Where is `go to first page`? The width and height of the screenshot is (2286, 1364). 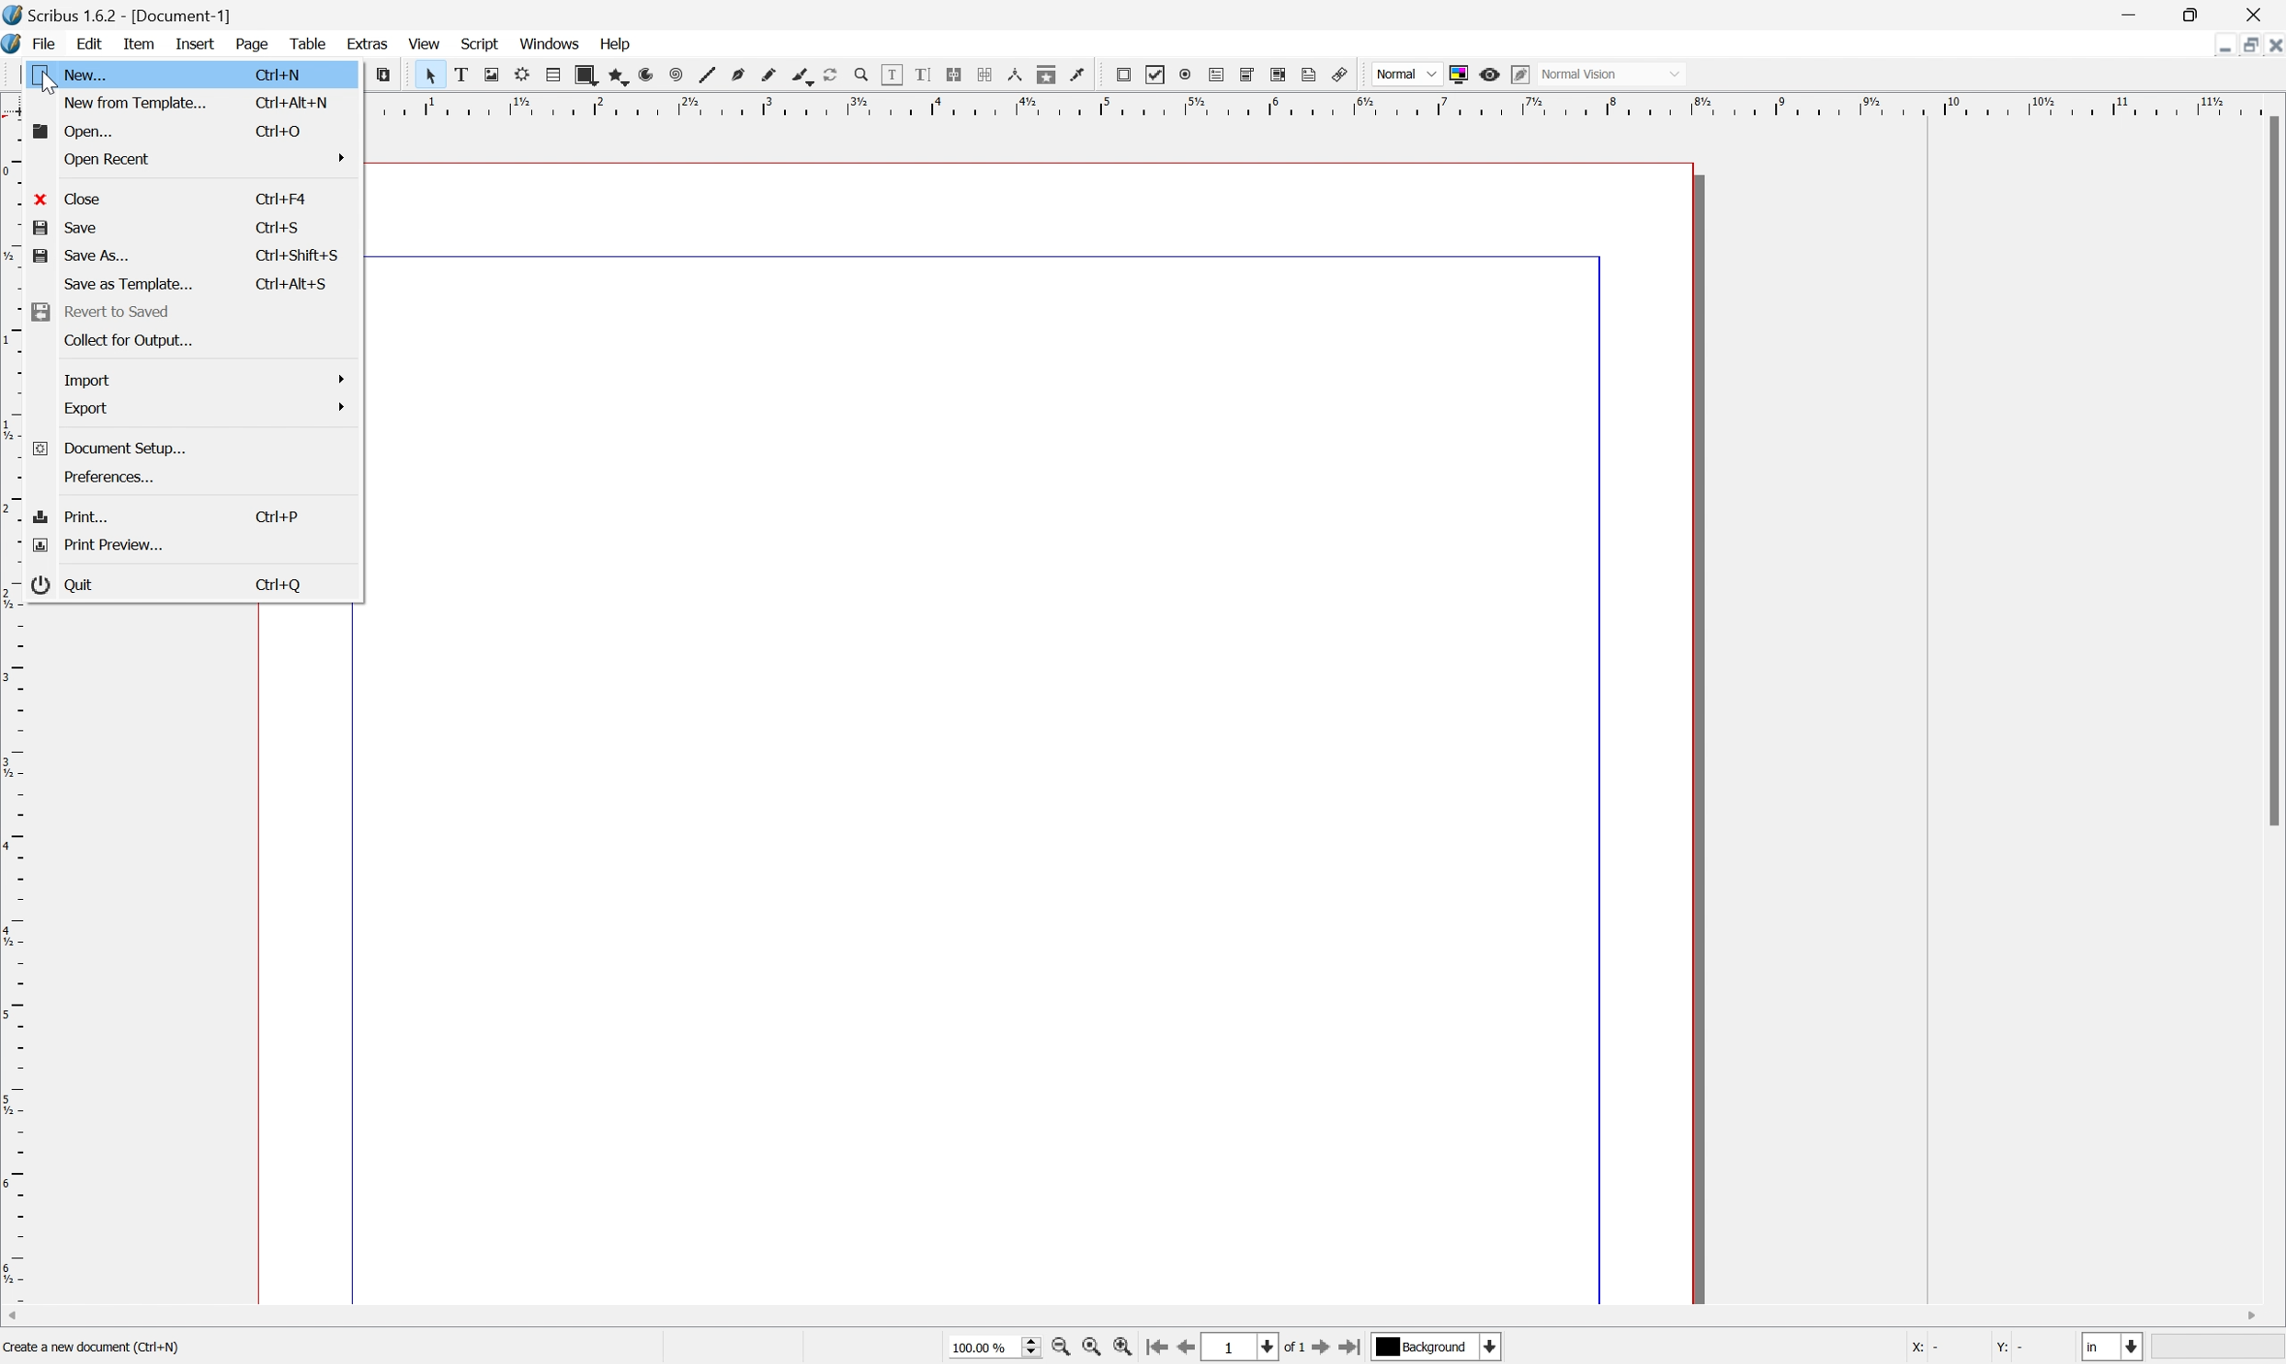 go to first page is located at coordinates (1159, 1349).